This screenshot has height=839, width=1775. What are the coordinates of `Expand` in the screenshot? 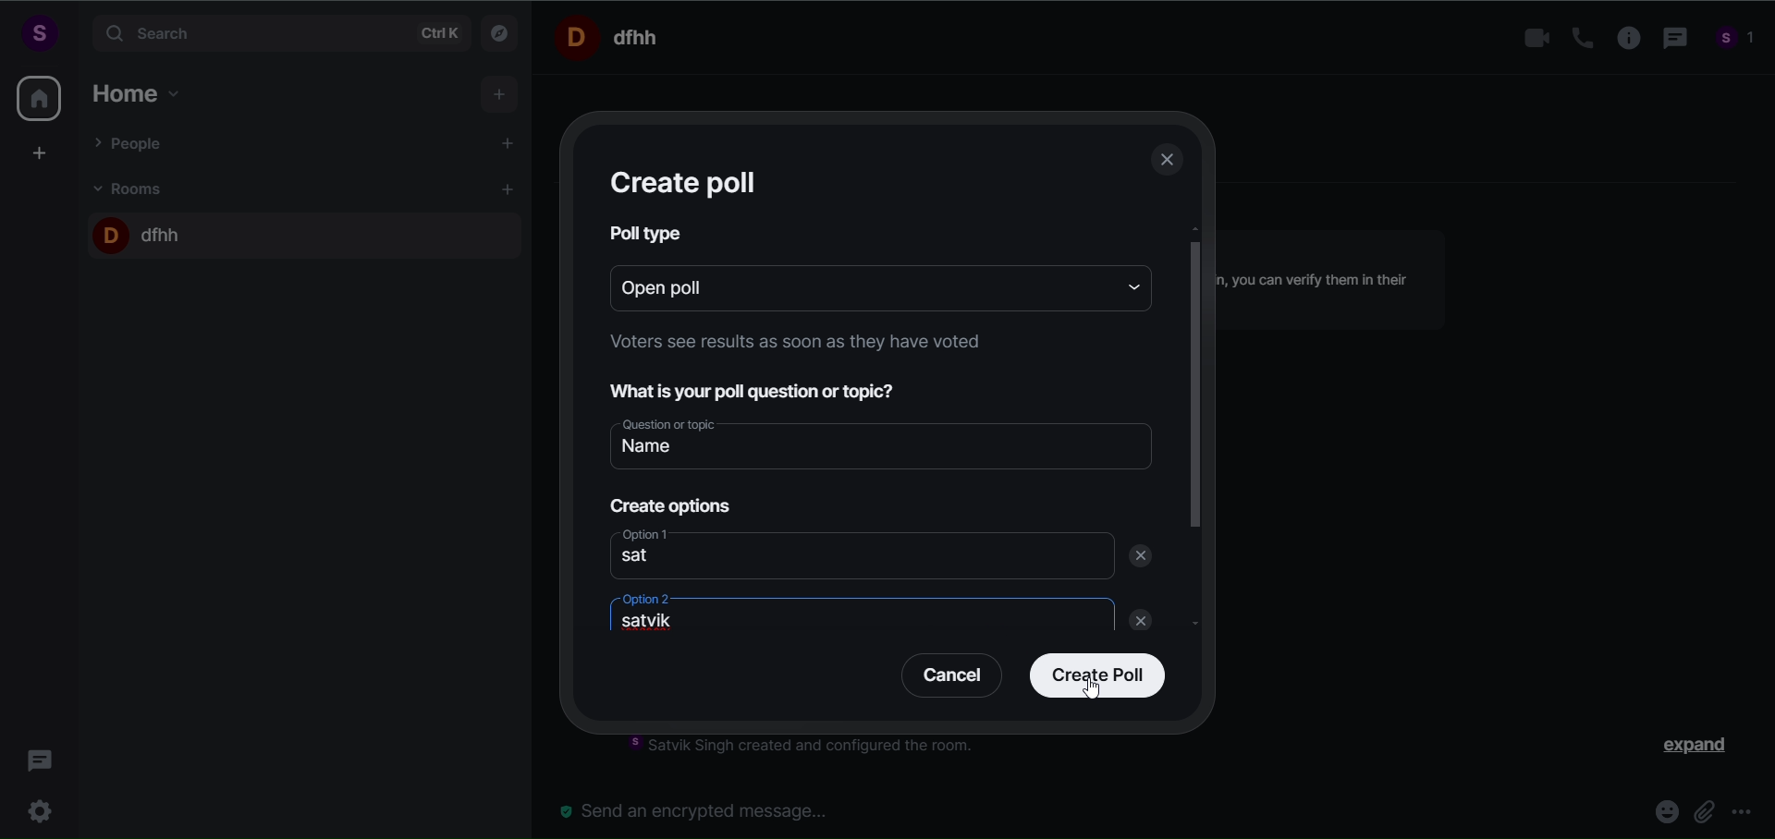 It's located at (1683, 749).